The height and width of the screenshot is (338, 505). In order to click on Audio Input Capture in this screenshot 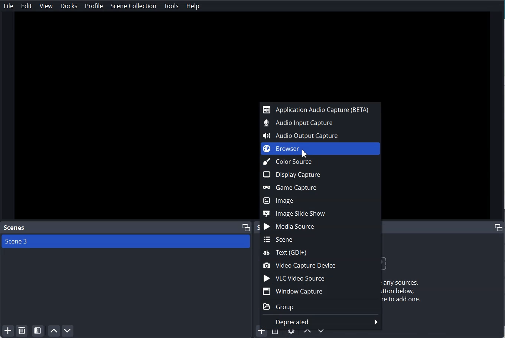, I will do `click(321, 123)`.